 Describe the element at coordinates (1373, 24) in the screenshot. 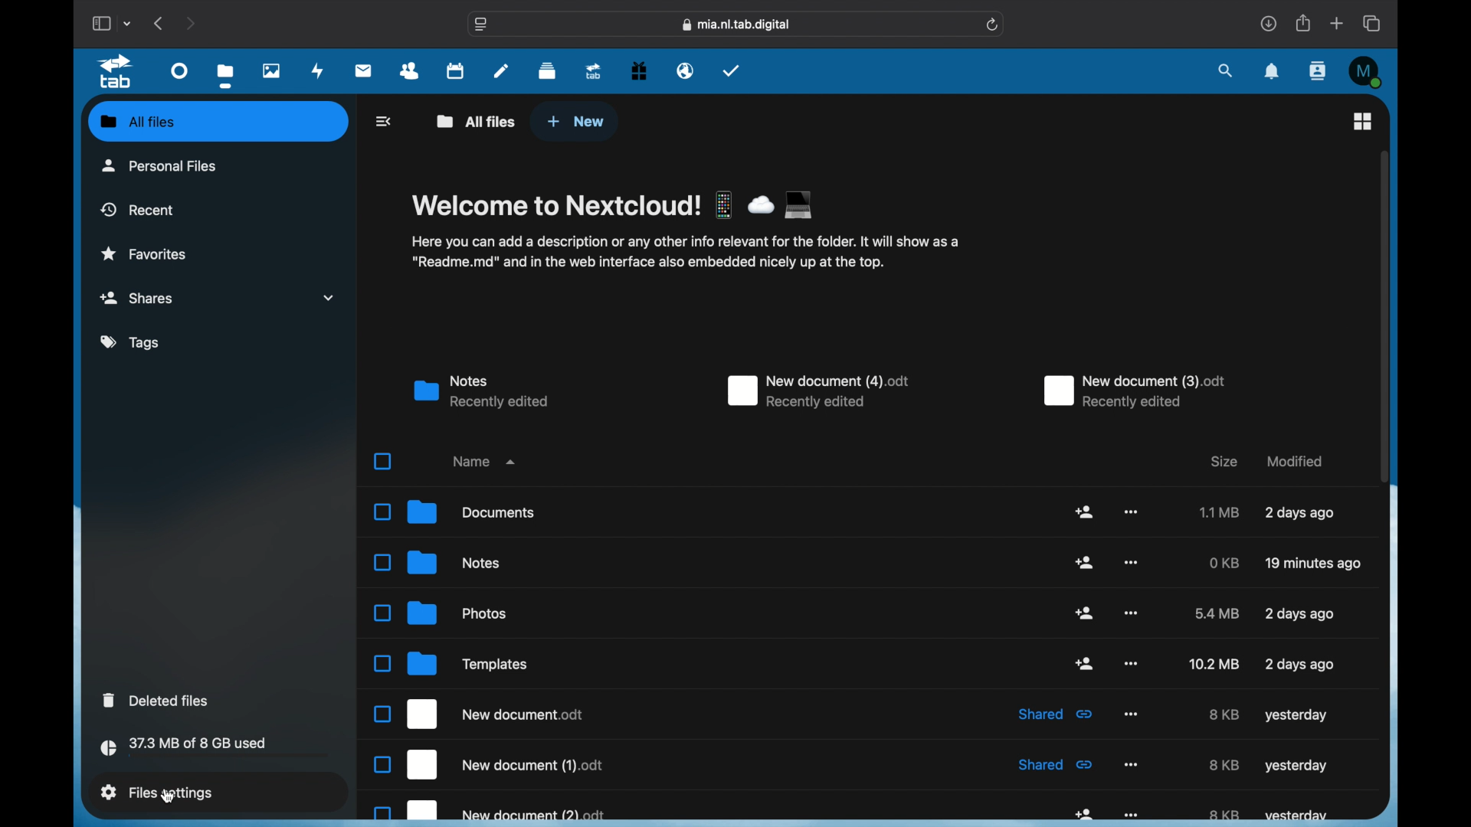

I see `show tab overview` at that location.